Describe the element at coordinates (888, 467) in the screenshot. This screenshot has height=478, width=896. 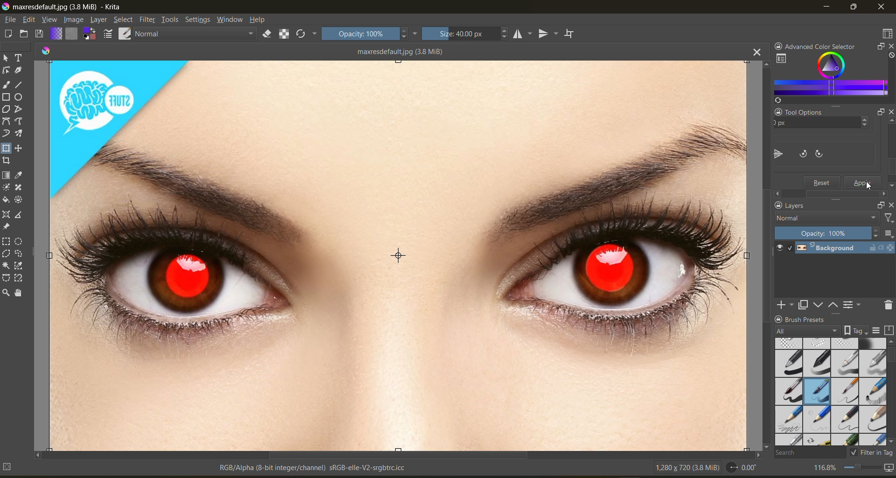
I see `map the canvas` at that location.